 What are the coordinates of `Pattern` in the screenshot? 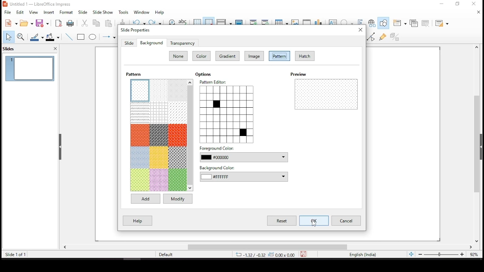 It's located at (134, 74).